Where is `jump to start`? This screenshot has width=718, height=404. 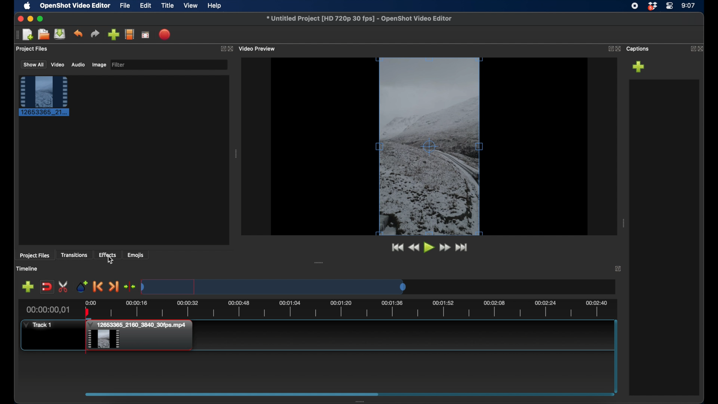
jump to start is located at coordinates (396, 247).